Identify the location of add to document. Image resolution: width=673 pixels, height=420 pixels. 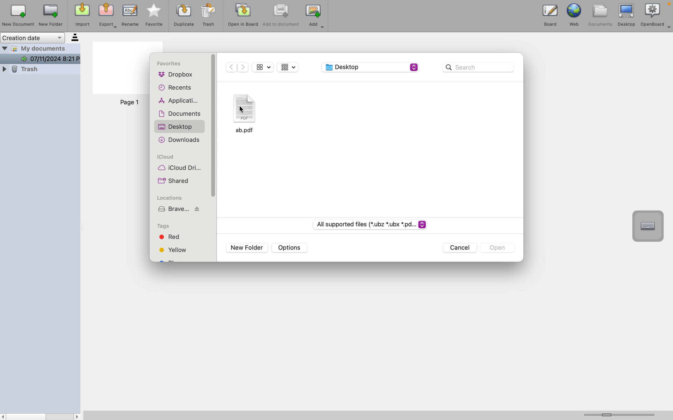
(281, 17).